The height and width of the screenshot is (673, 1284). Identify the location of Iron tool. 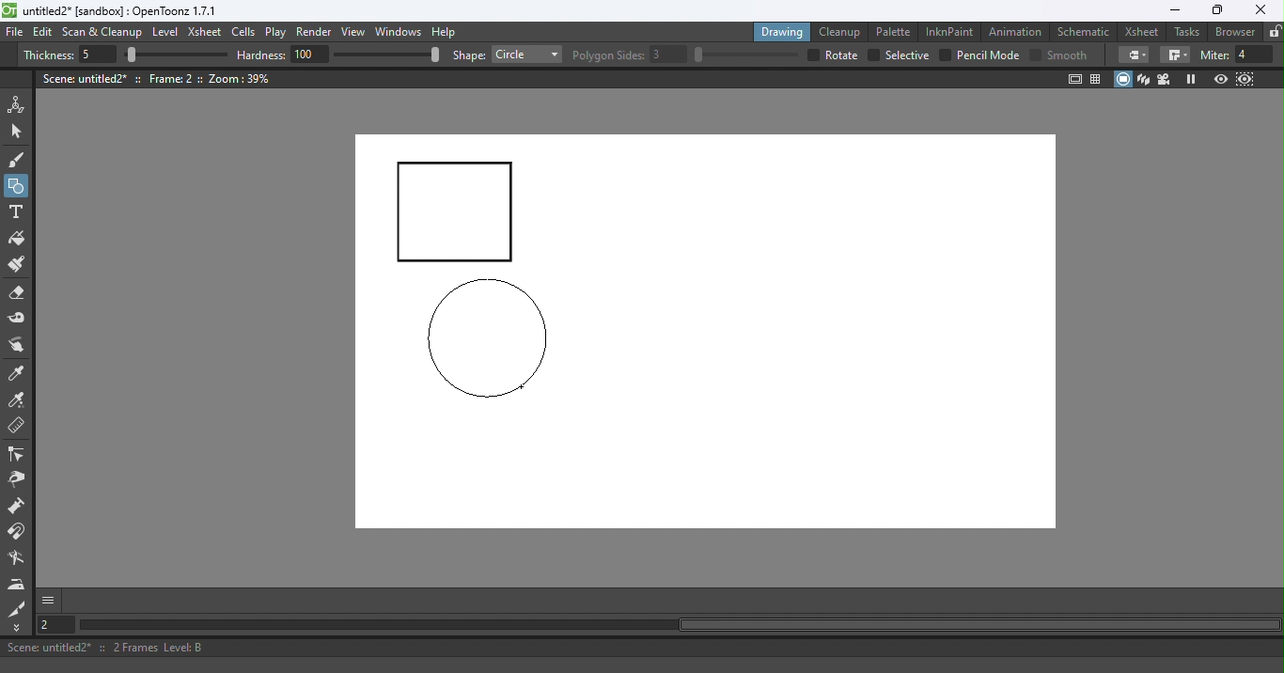
(19, 584).